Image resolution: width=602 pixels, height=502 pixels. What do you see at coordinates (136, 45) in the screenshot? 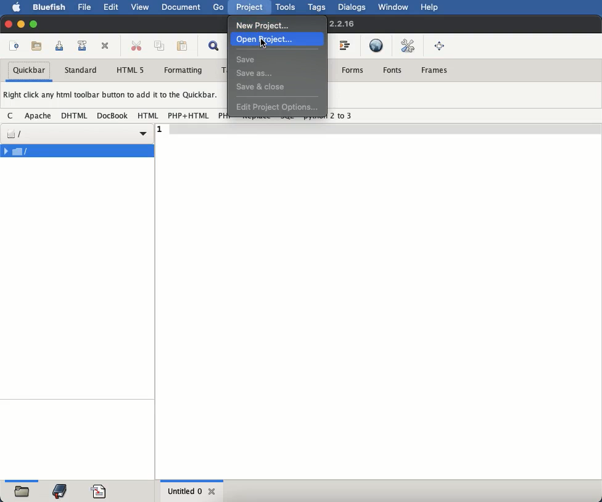
I see `cut` at bounding box center [136, 45].